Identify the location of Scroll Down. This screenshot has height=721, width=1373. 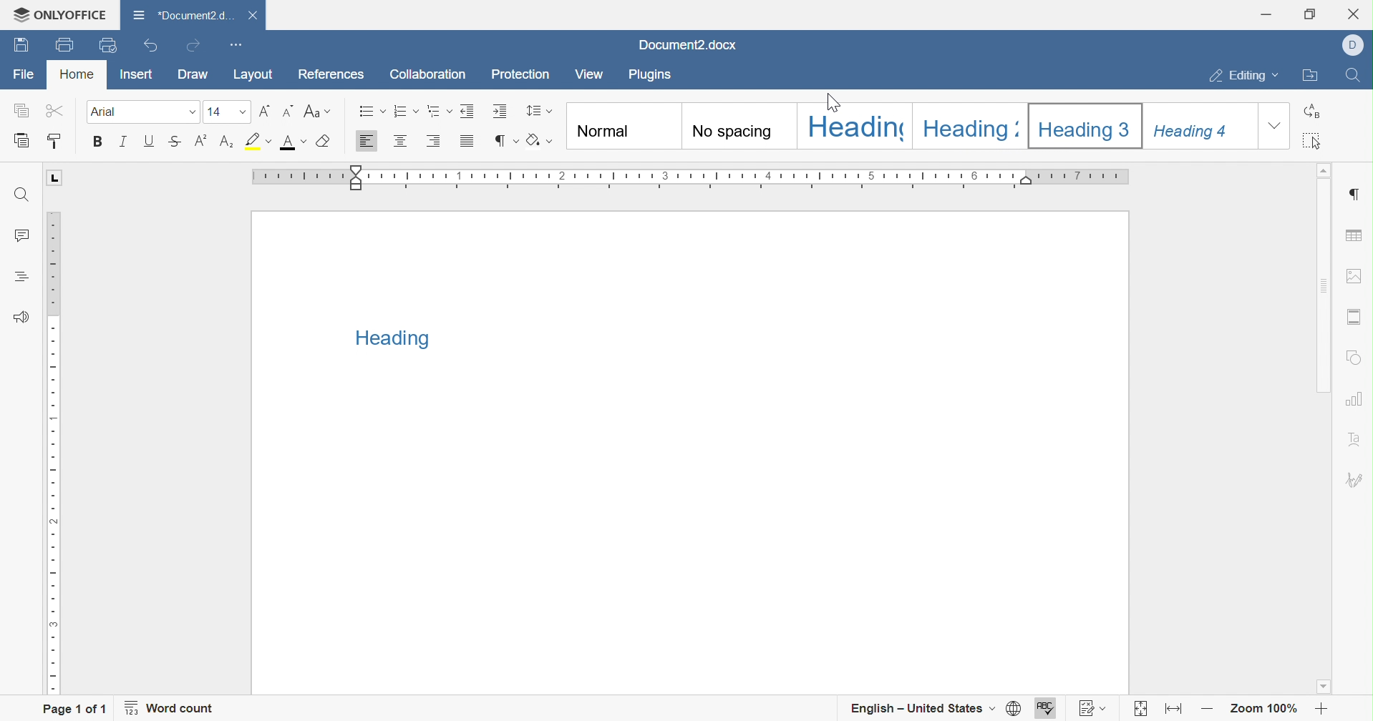
(1327, 688).